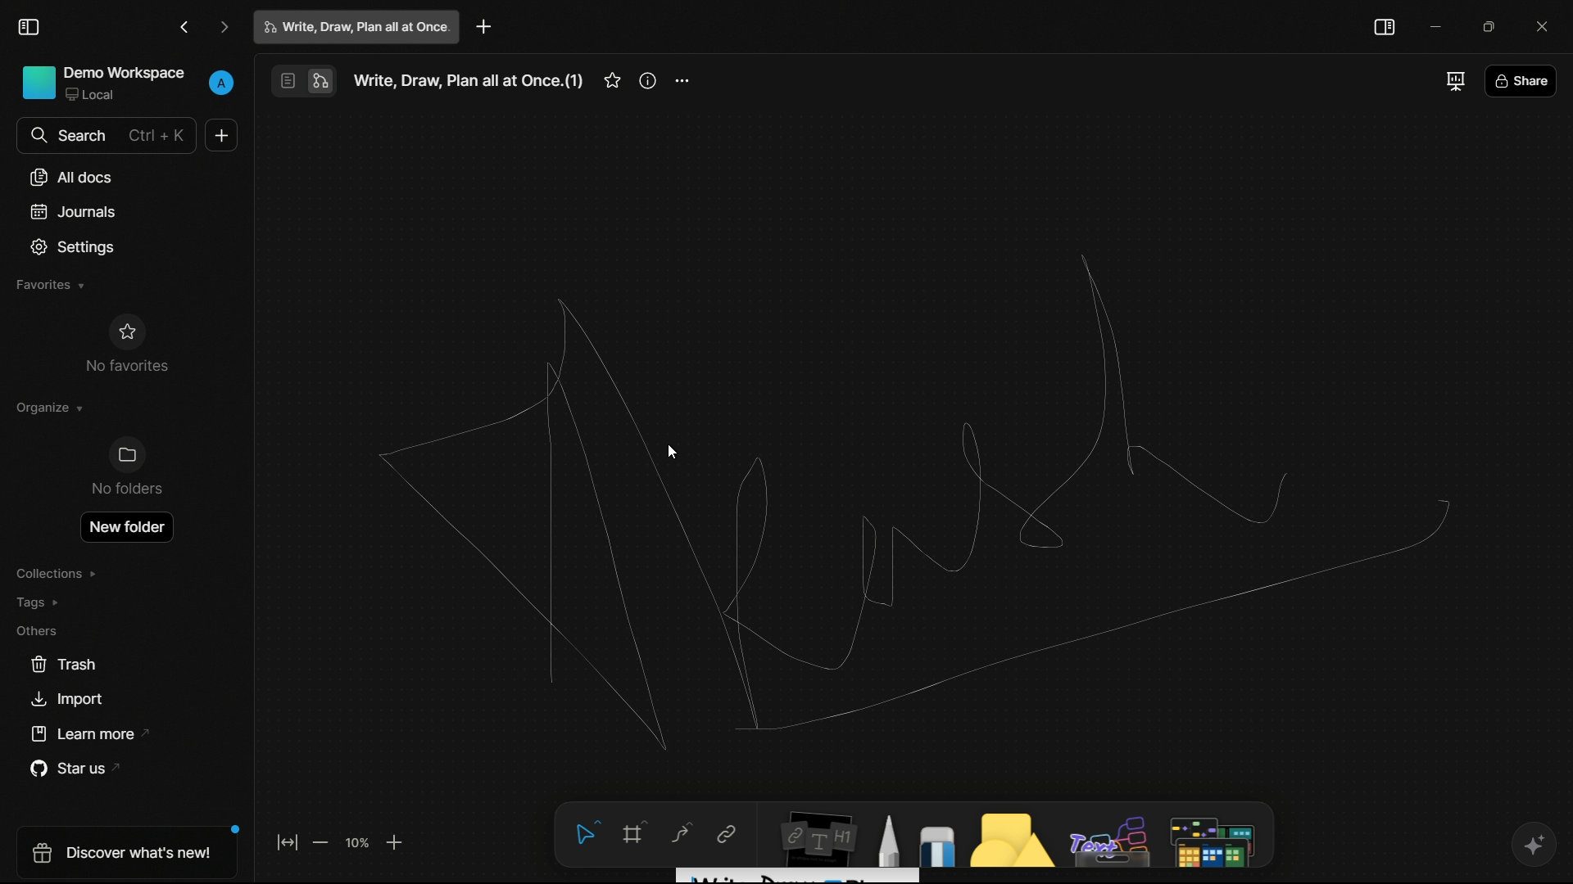 This screenshot has width=1573, height=884. What do you see at coordinates (1486, 28) in the screenshot?
I see `maximize or restore` at bounding box center [1486, 28].